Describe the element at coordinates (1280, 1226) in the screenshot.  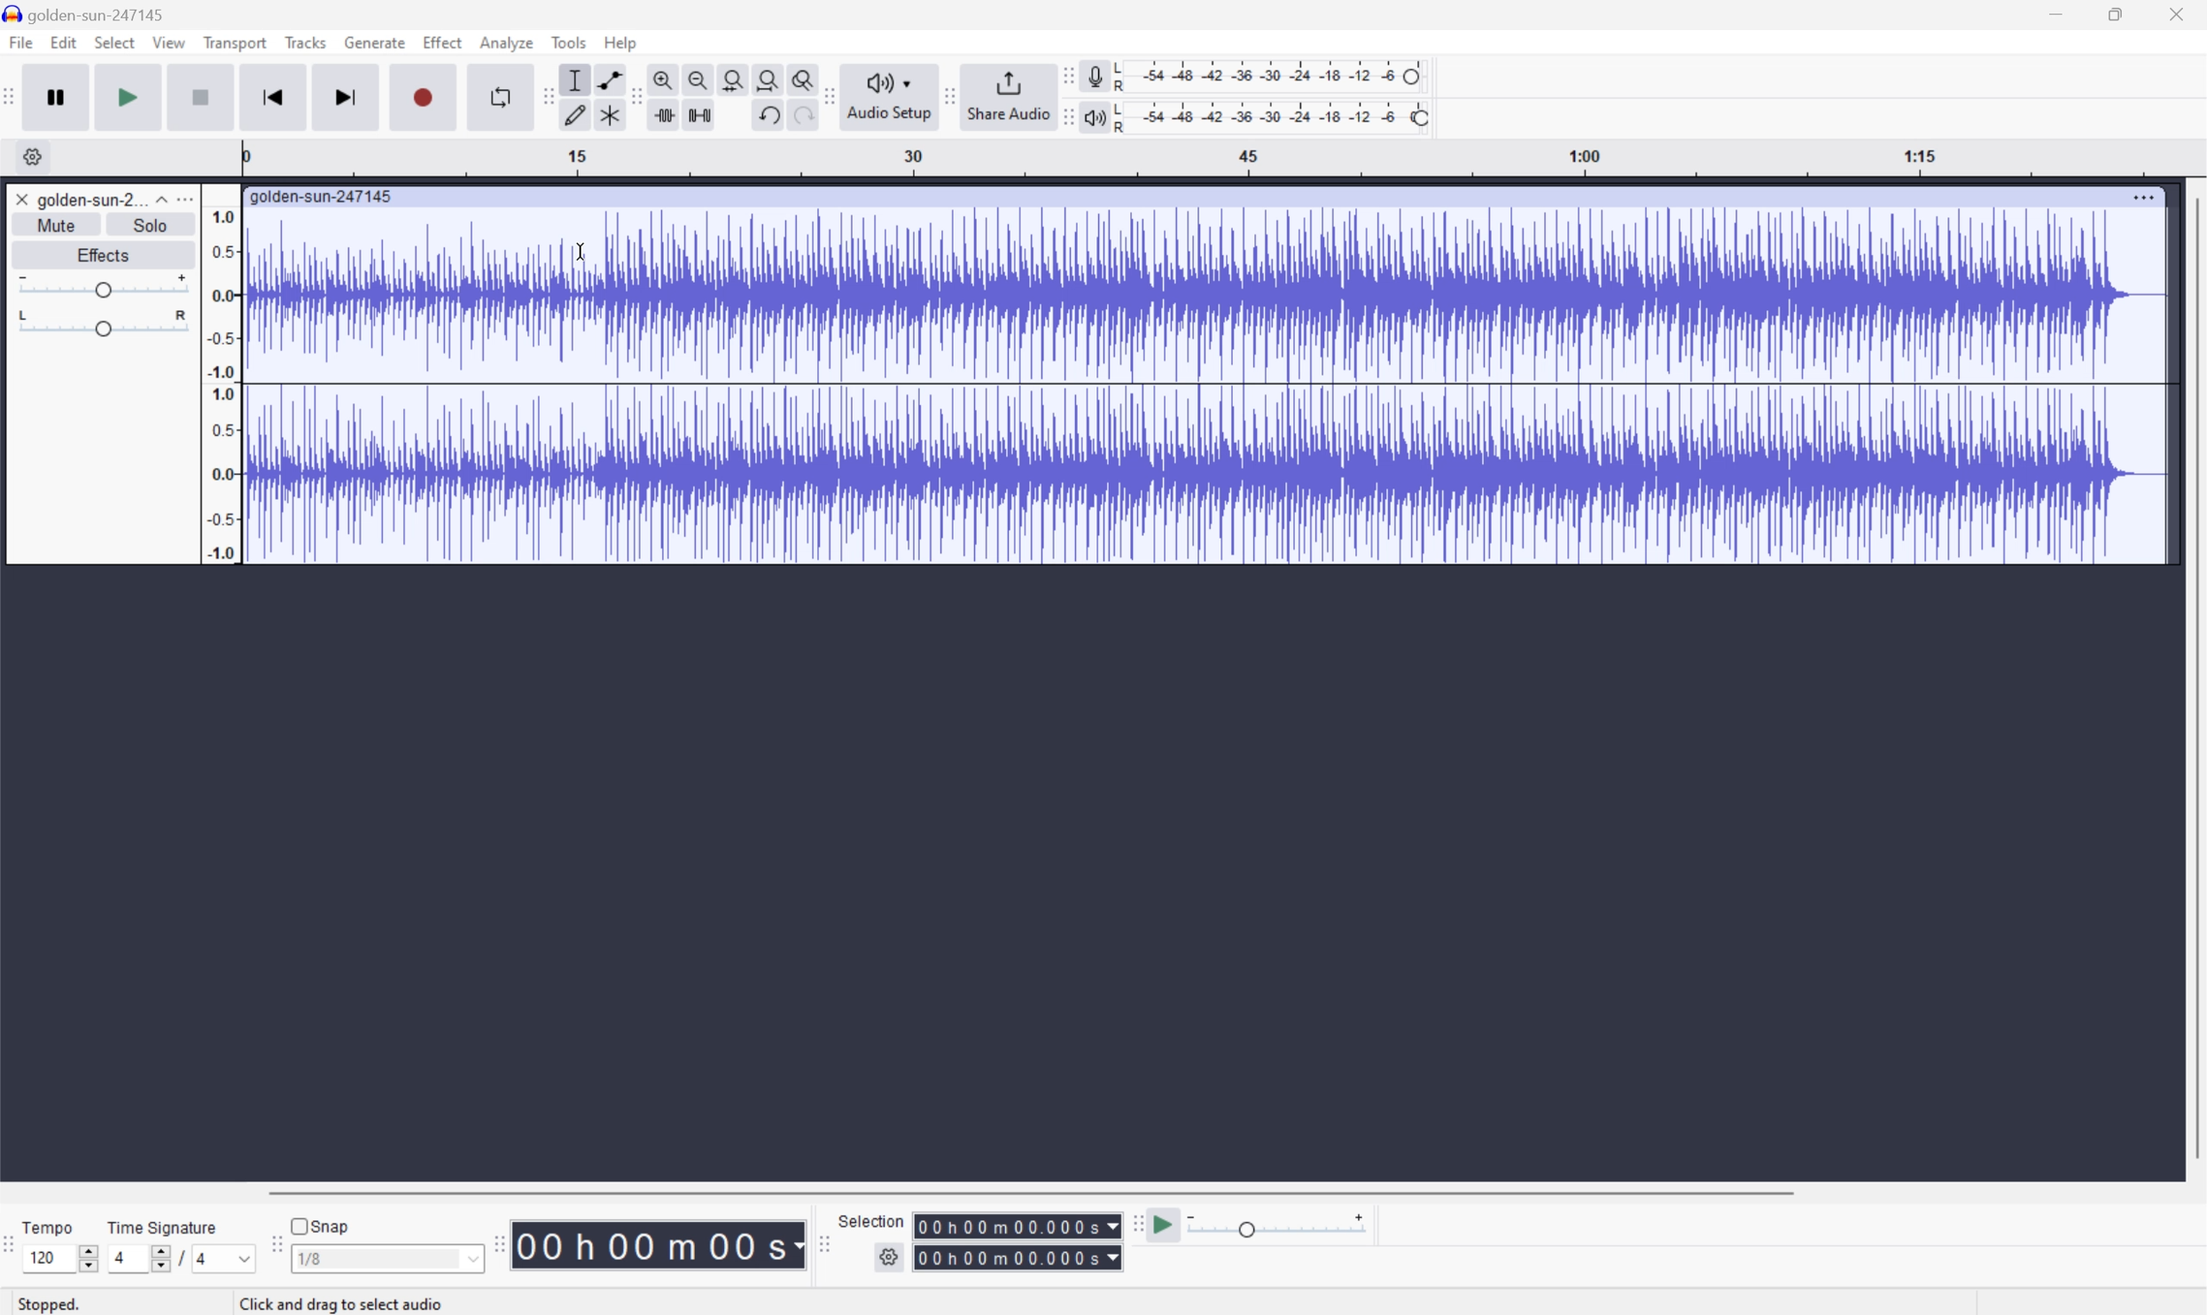
I see `Playback speed: 1.000 x` at that location.